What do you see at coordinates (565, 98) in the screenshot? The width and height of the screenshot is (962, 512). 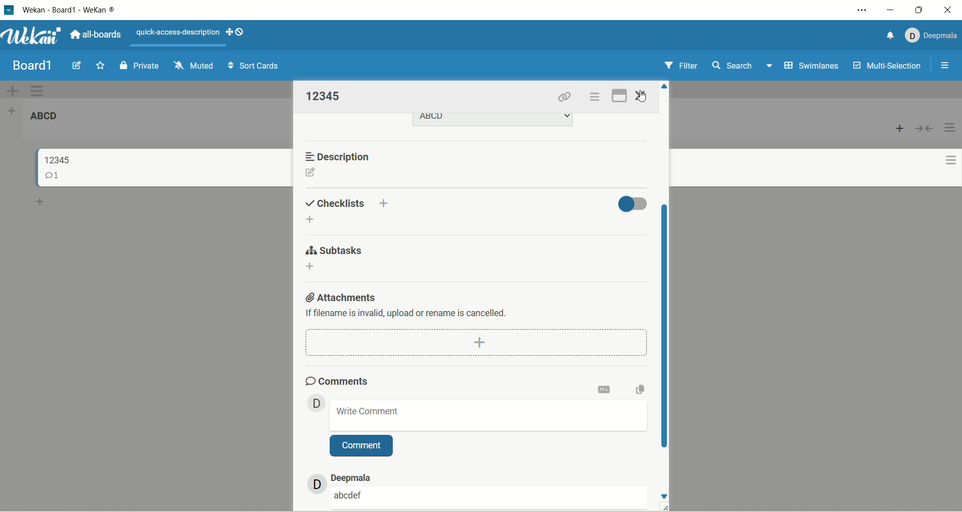 I see `copy card link to clipboard` at bounding box center [565, 98].